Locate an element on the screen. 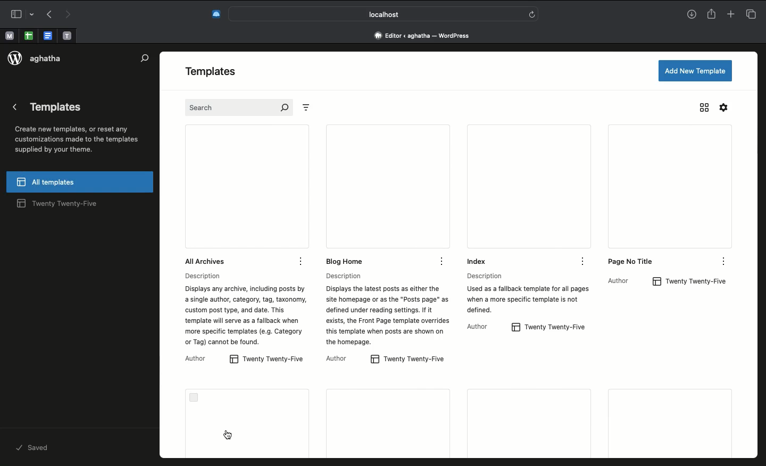 This screenshot has width=766, height=466. Share is located at coordinates (711, 13).